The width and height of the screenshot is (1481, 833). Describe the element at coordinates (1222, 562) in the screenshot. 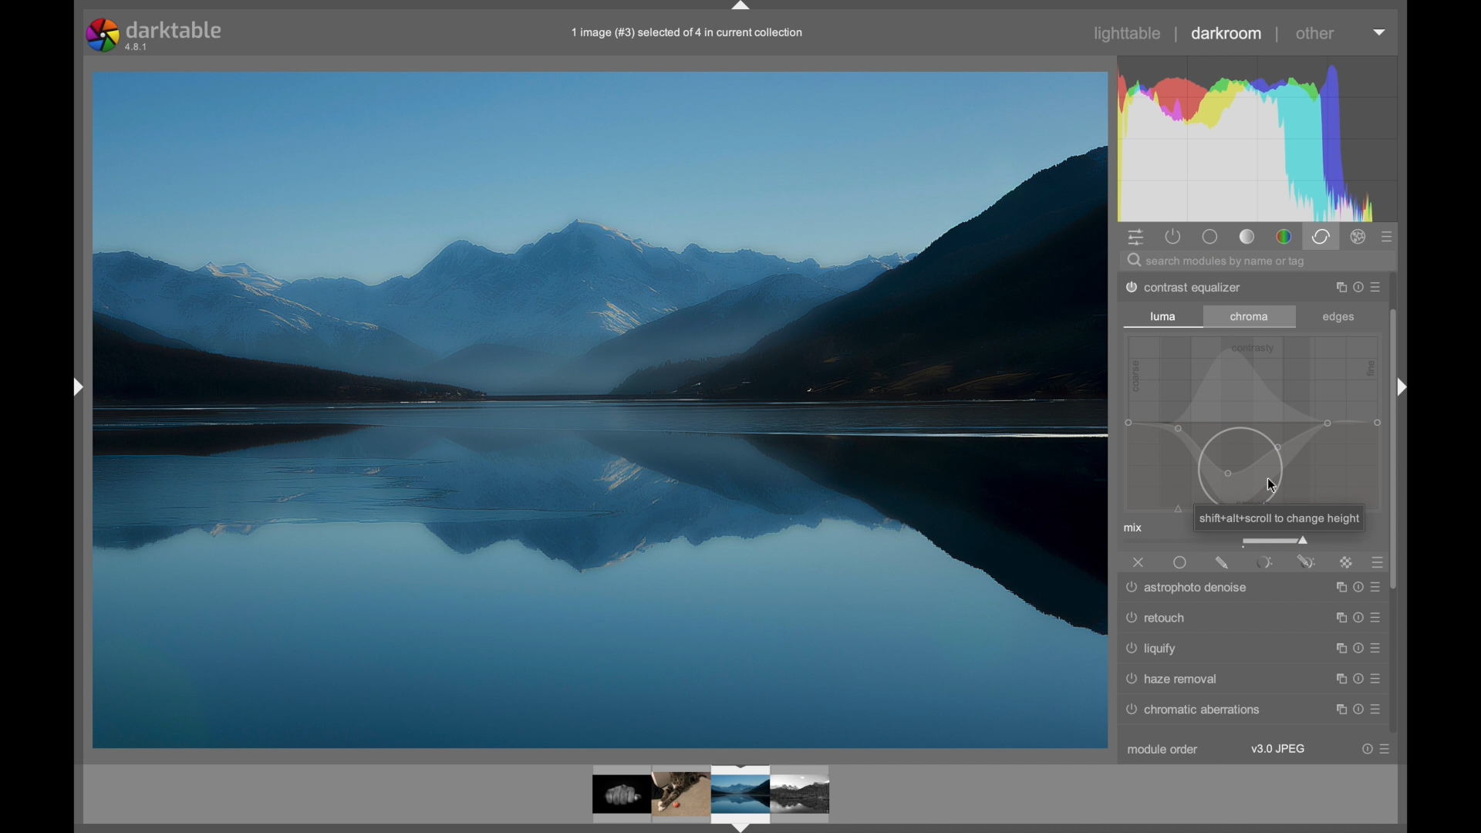

I see `drawnmask` at that location.